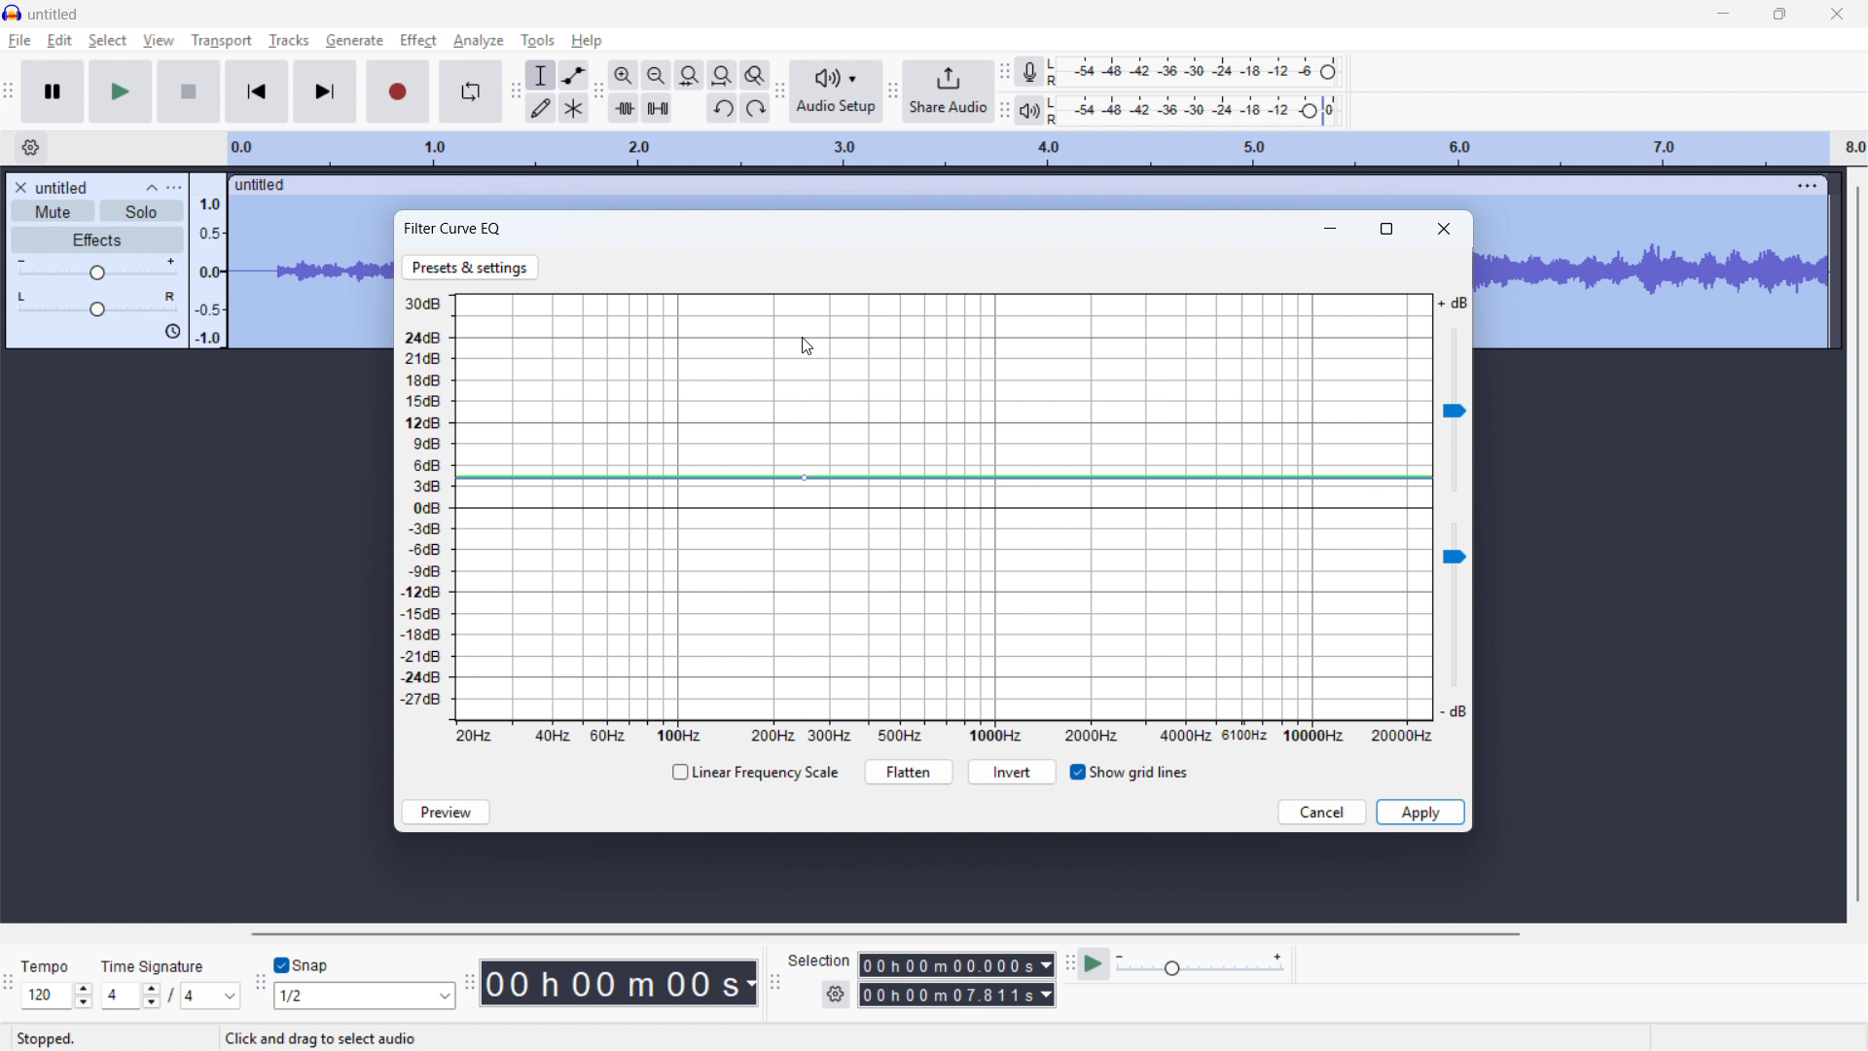 This screenshot has width=1868, height=1051. I want to click on amplitude, so click(208, 261).